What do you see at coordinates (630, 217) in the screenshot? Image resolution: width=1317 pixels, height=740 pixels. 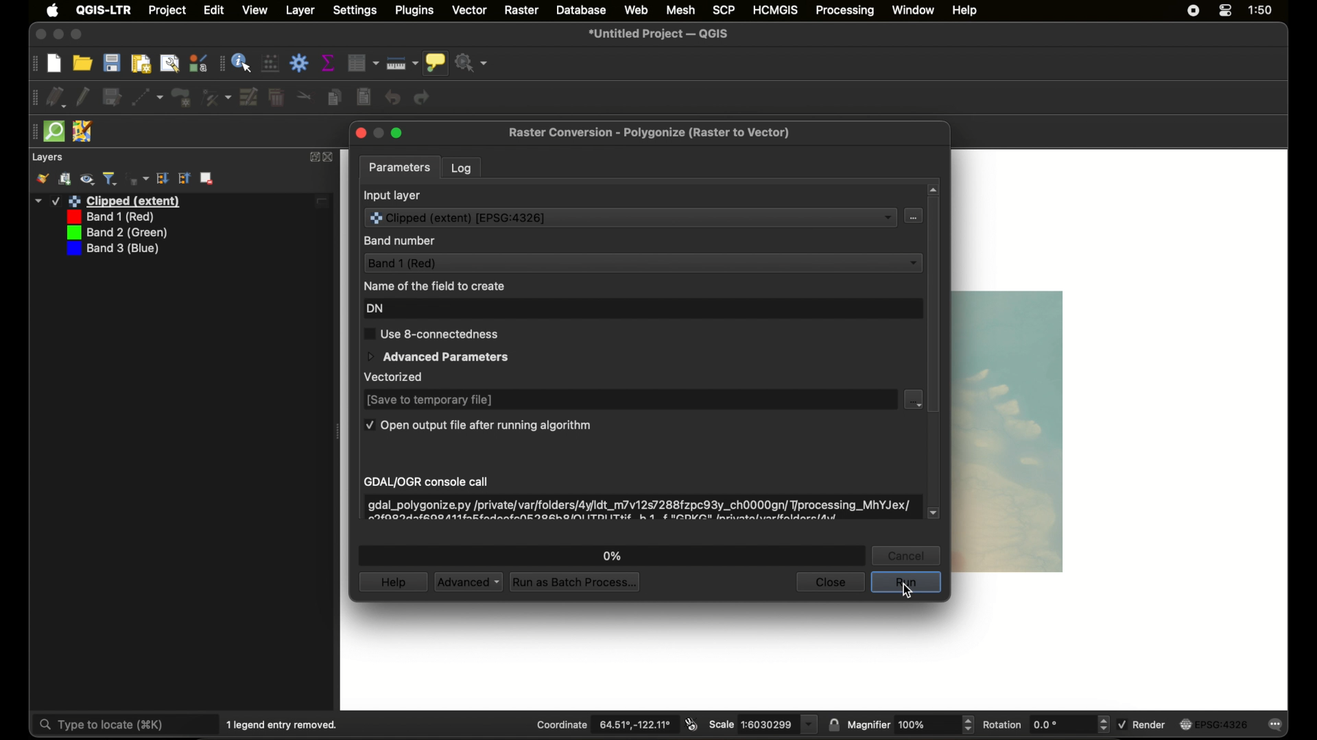 I see `input layer dropdown` at bounding box center [630, 217].